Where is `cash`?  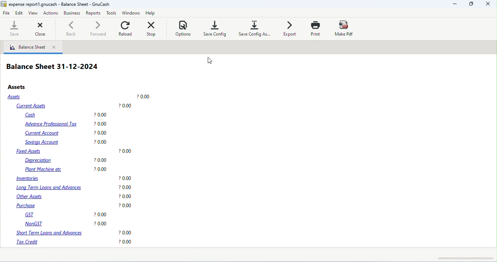 cash is located at coordinates (67, 115).